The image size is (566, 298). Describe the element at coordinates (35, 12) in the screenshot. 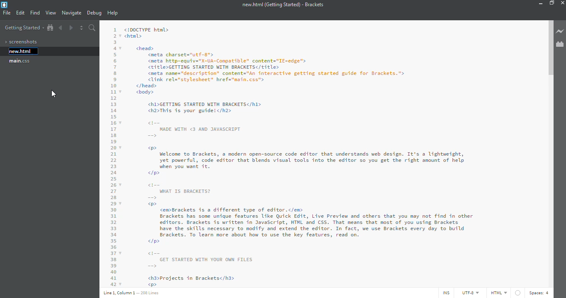

I see `find` at that location.